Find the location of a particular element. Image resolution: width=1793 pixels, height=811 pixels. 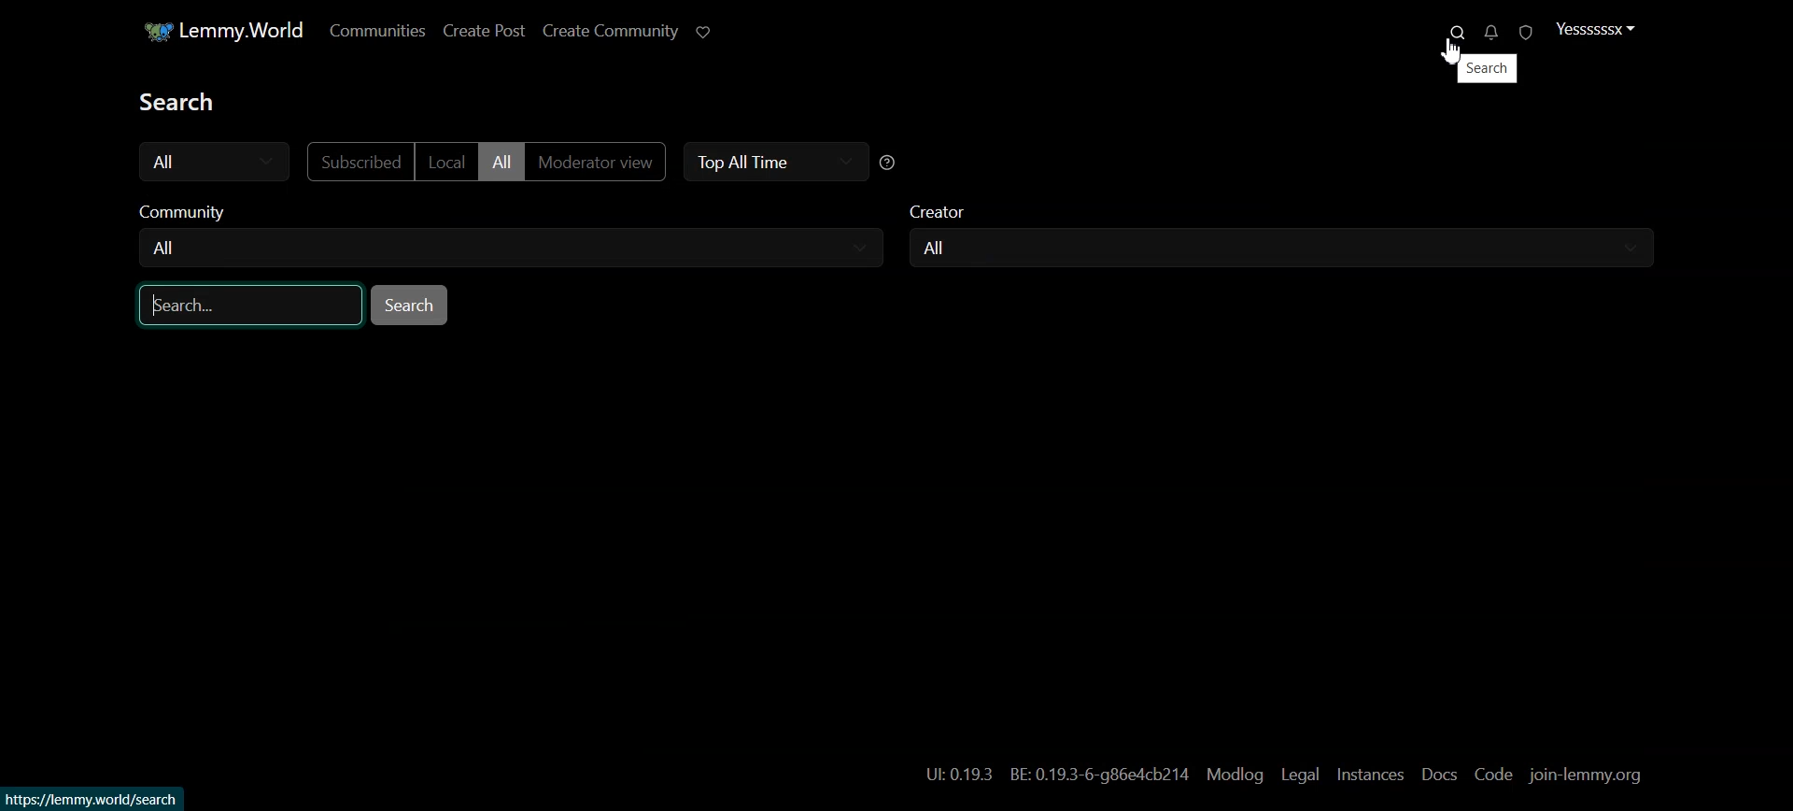

Search is located at coordinates (1447, 33).